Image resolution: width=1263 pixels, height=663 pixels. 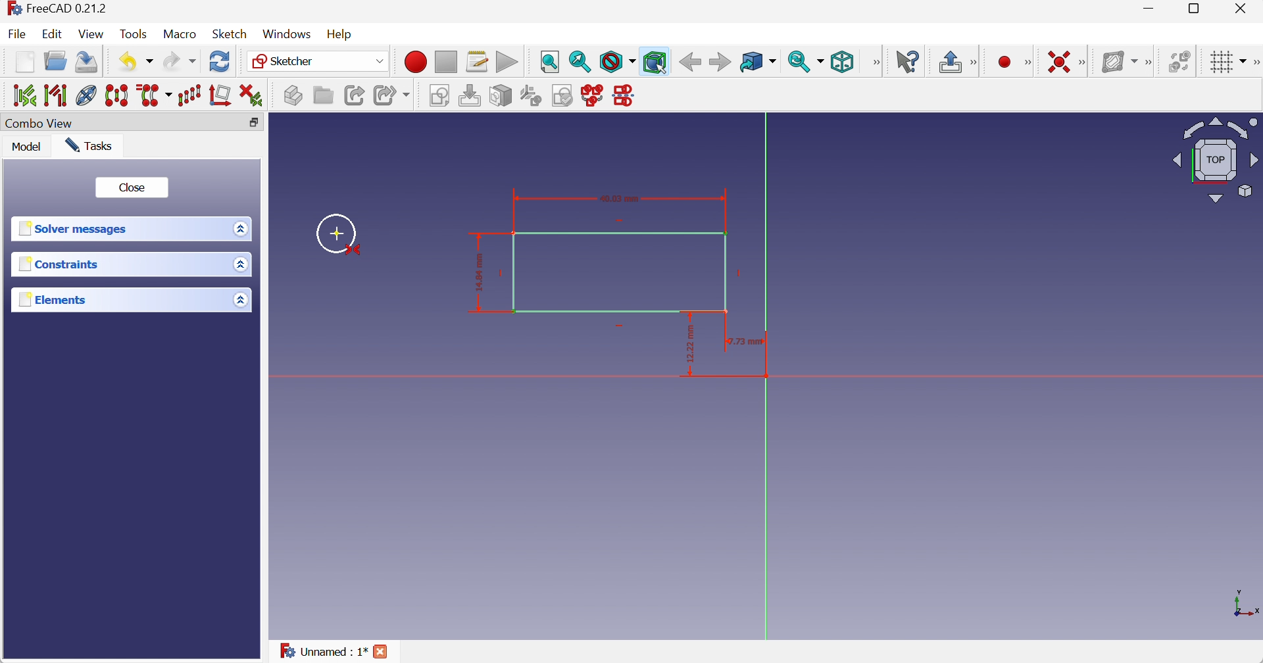 I want to click on Make link, so click(x=355, y=95).